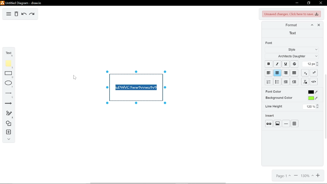 Image resolution: width=327 pixels, height=184 pixels. I want to click on lines, so click(7, 94).